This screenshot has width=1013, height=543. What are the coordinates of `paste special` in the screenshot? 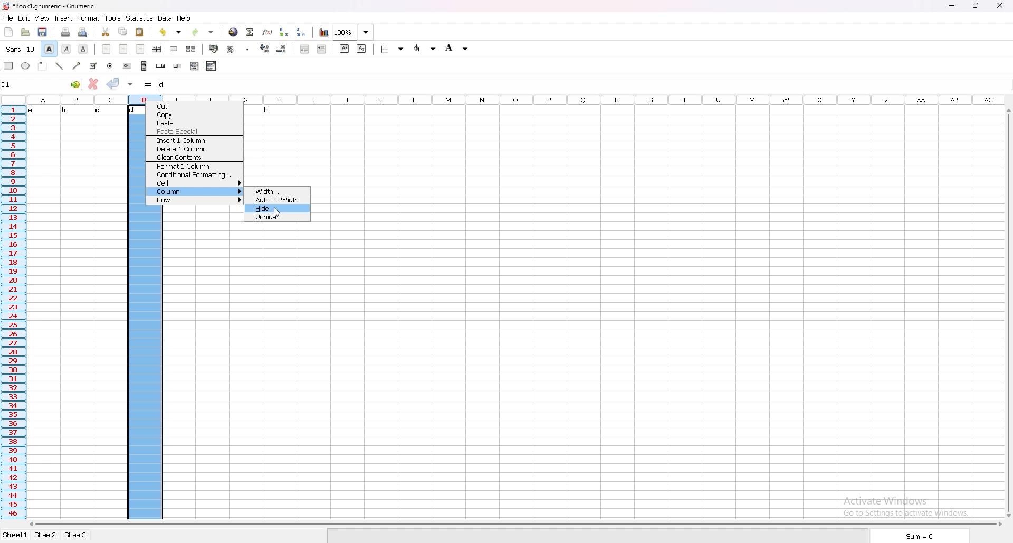 It's located at (195, 132).